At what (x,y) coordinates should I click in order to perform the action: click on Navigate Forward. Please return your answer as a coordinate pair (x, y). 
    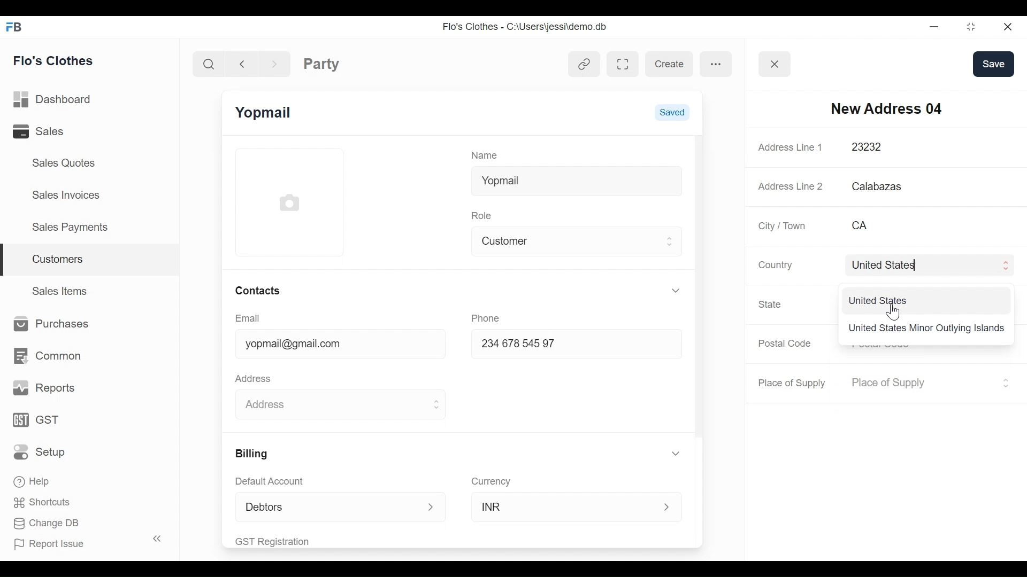
    Looking at the image, I should click on (274, 63).